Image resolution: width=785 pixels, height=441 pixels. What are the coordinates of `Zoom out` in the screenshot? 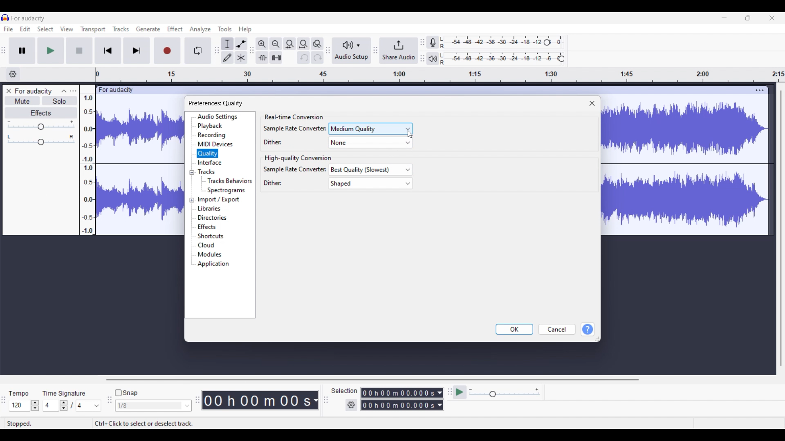 It's located at (276, 44).